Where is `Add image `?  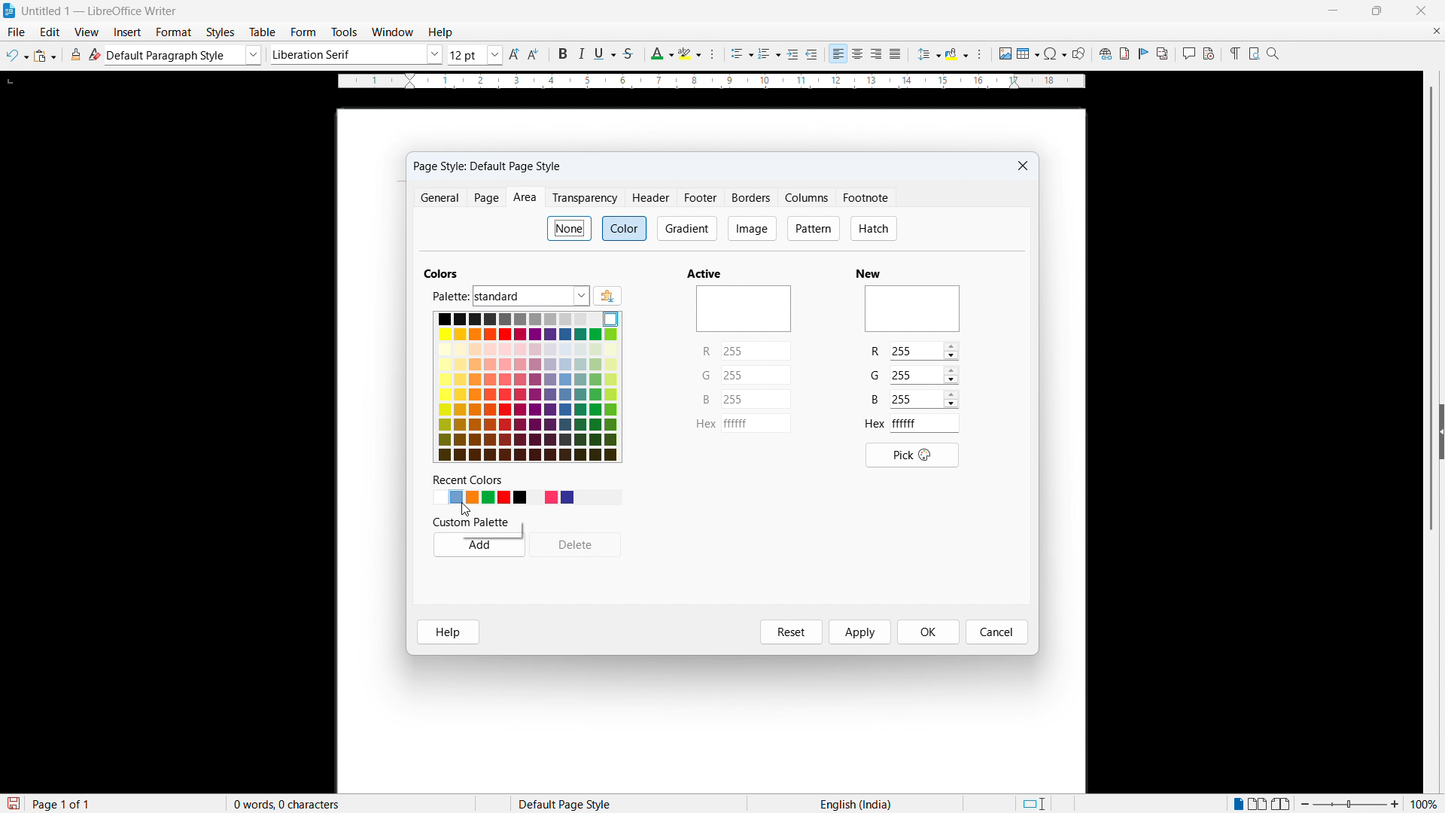
Add image  is located at coordinates (1005, 53).